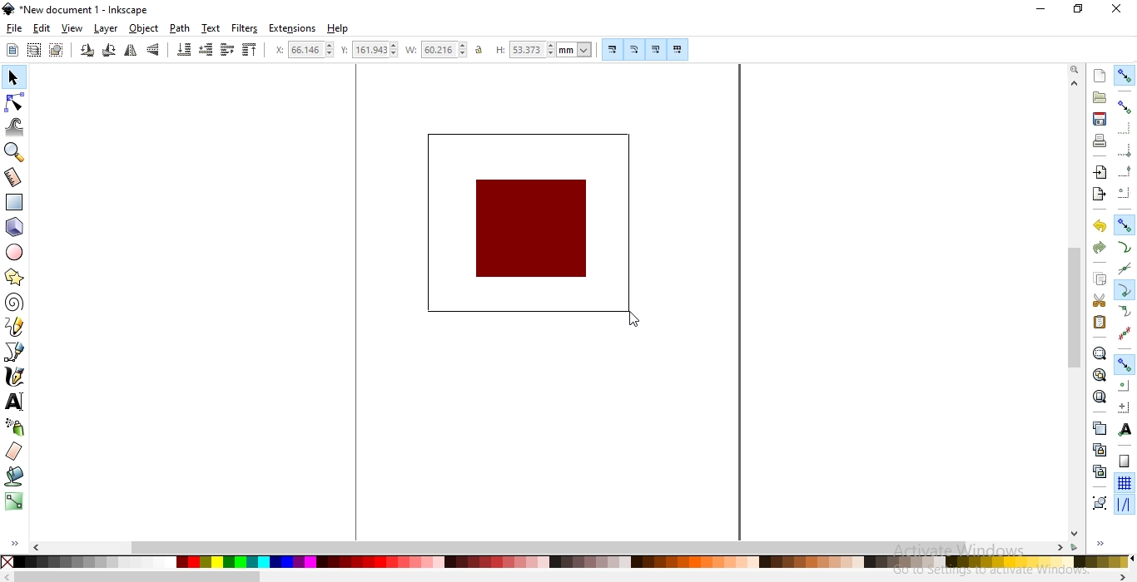 The width and height of the screenshot is (1137, 582). What do you see at coordinates (633, 49) in the screenshot?
I see `scale radii of rounded corners` at bounding box center [633, 49].